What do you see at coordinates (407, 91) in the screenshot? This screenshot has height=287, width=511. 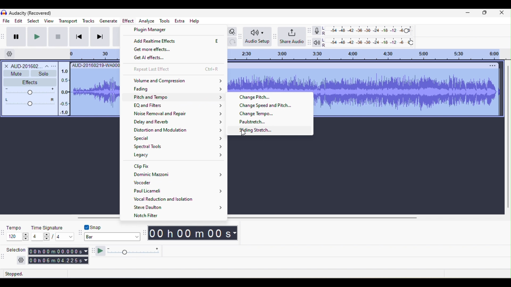 I see `Select waveform` at bounding box center [407, 91].